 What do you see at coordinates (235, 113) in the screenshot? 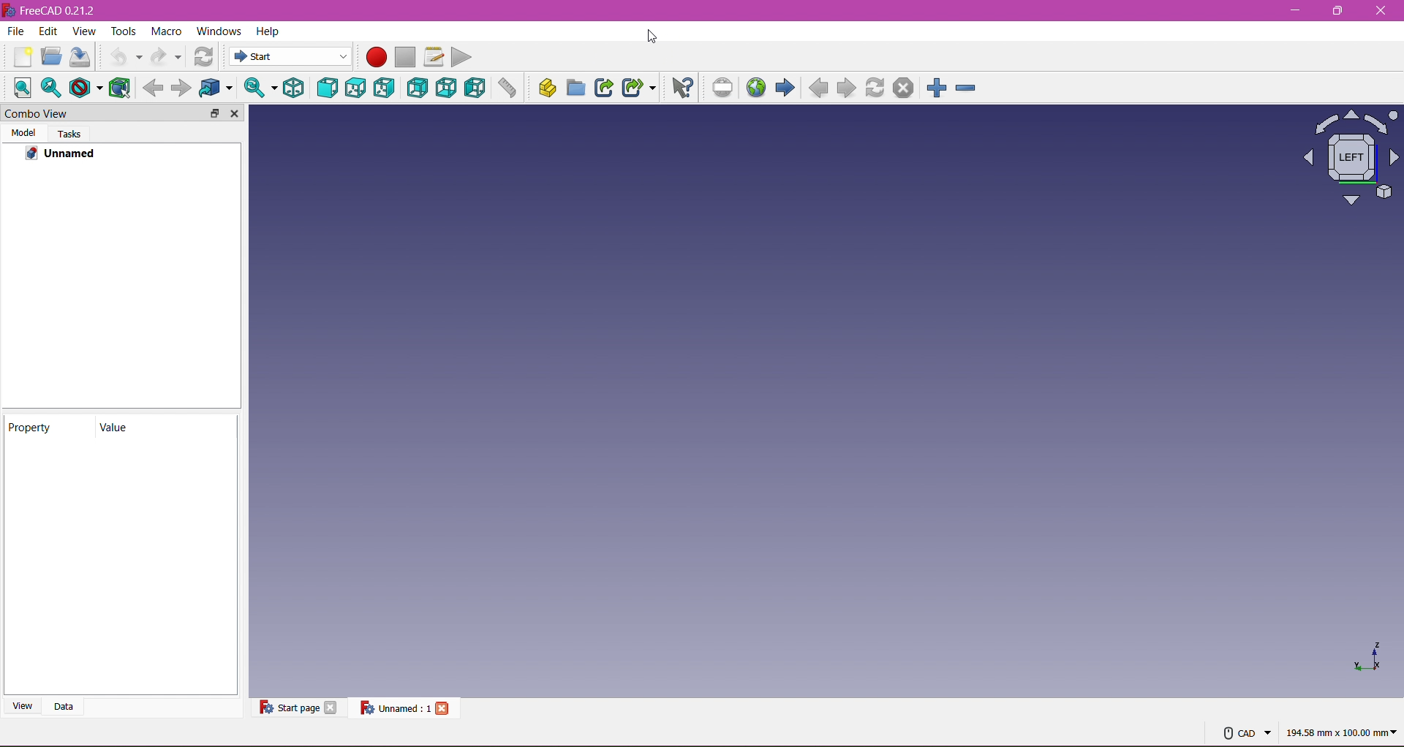
I see `Close` at bounding box center [235, 113].